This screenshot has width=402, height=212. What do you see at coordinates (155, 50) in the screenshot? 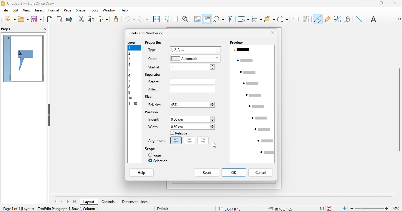
I see `type` at bounding box center [155, 50].